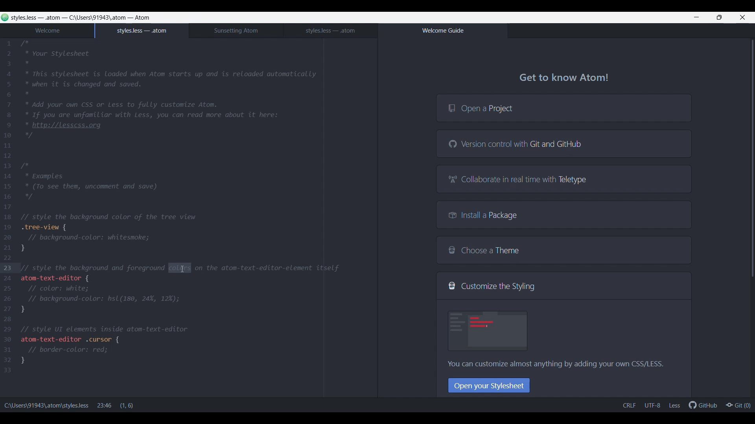 The width and height of the screenshot is (755, 424). Describe the element at coordinates (738, 404) in the screenshot. I see `Git` at that location.